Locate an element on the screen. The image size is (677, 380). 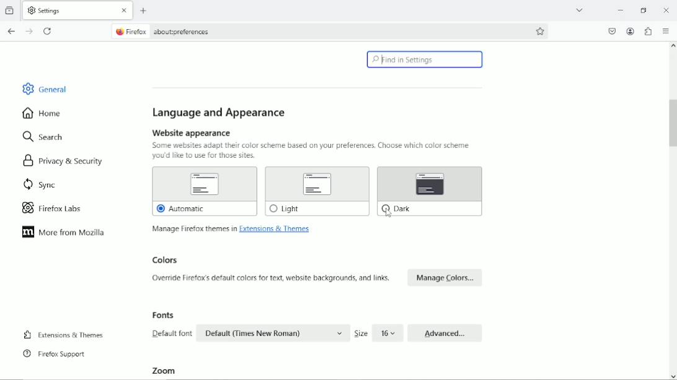
colors is located at coordinates (317, 271).